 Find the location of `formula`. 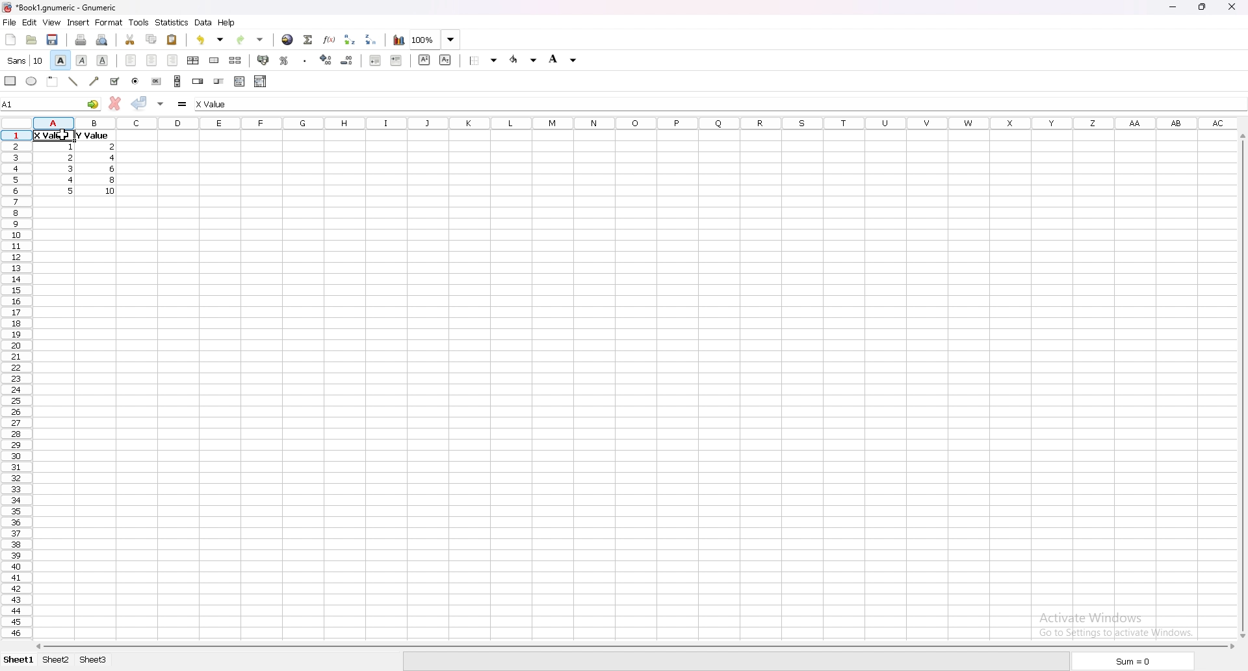

formula is located at coordinates (183, 103).